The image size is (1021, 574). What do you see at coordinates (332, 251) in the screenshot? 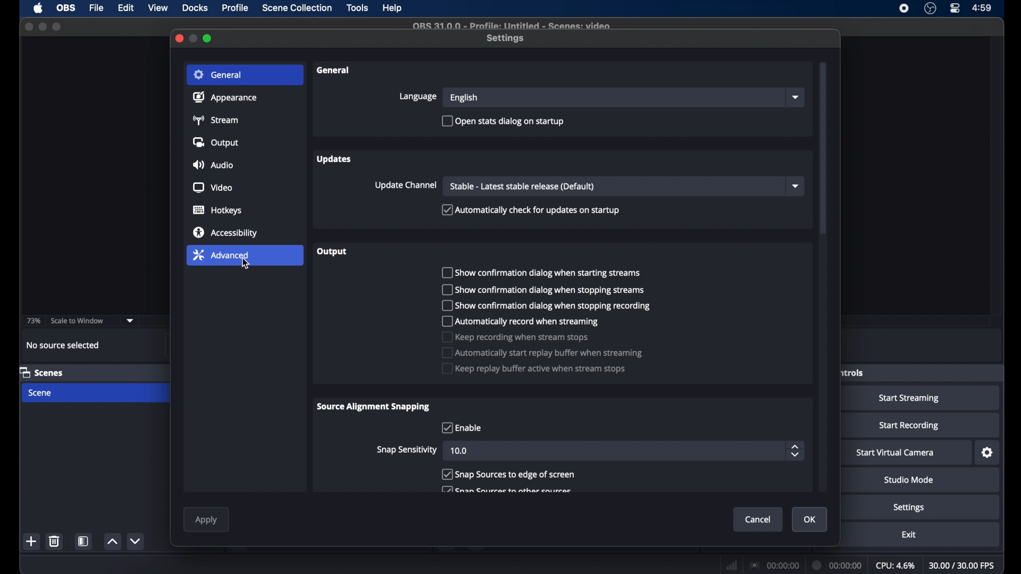
I see `output` at bounding box center [332, 251].